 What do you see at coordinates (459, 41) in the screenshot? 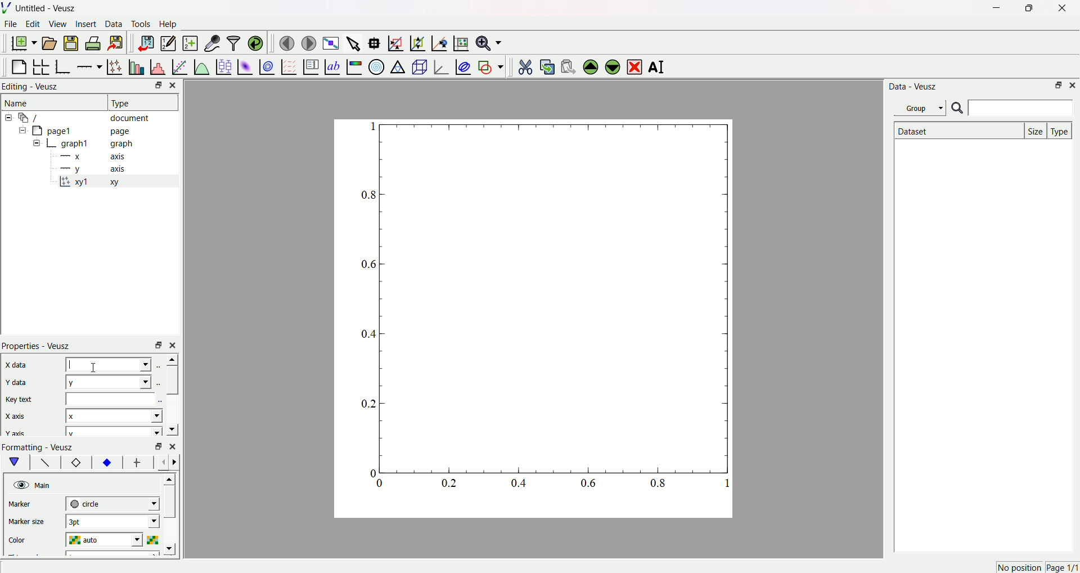
I see `reset the graph axes` at bounding box center [459, 41].